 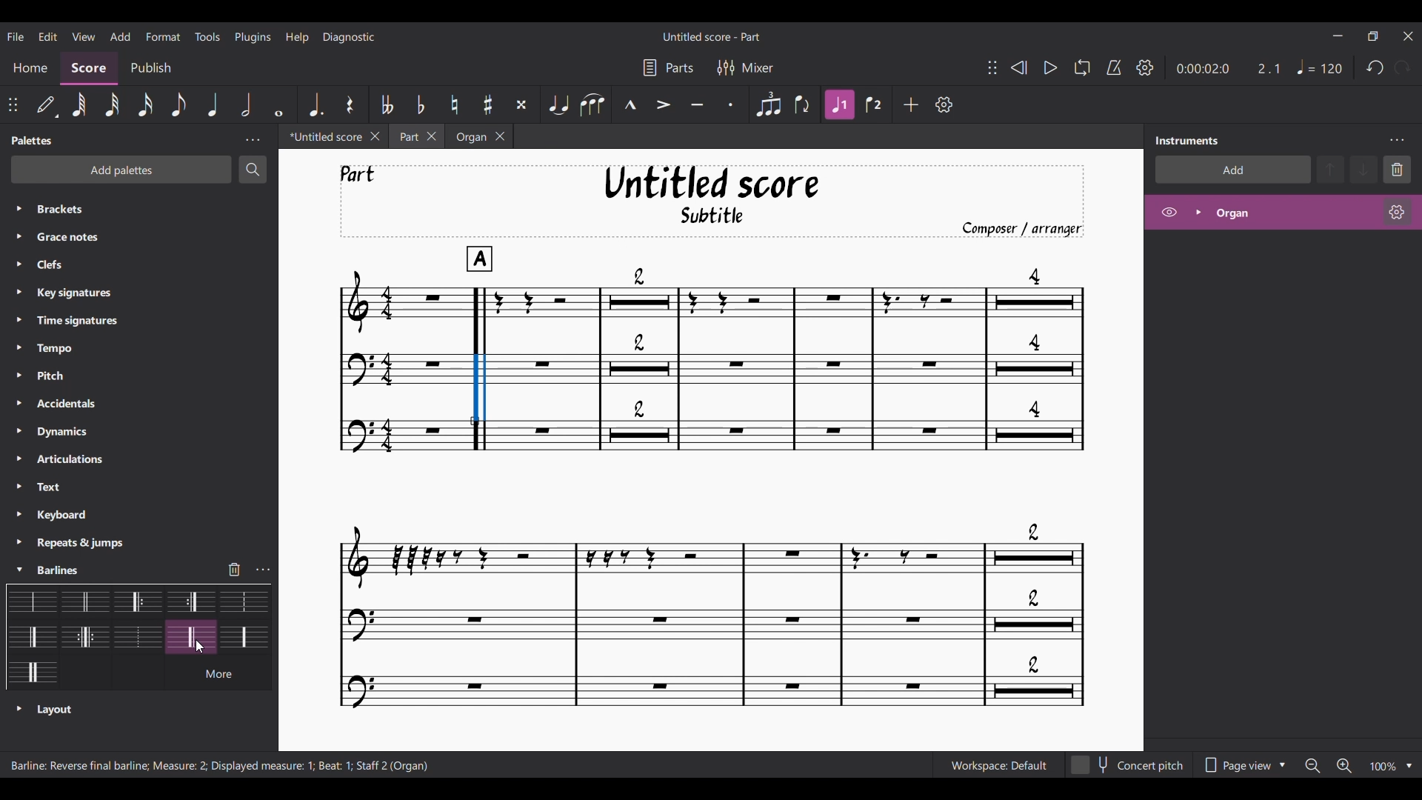 What do you see at coordinates (1050, 67) in the screenshot?
I see `Play` at bounding box center [1050, 67].